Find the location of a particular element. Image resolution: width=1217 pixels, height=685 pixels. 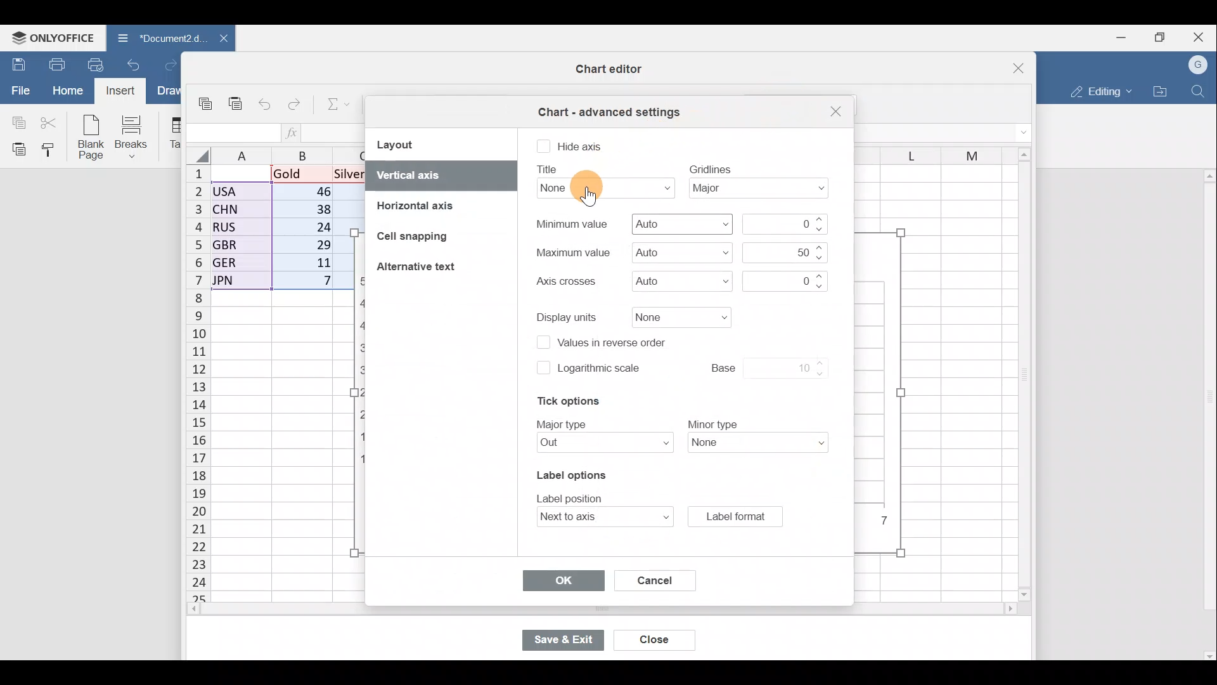

text is located at coordinates (563, 423).